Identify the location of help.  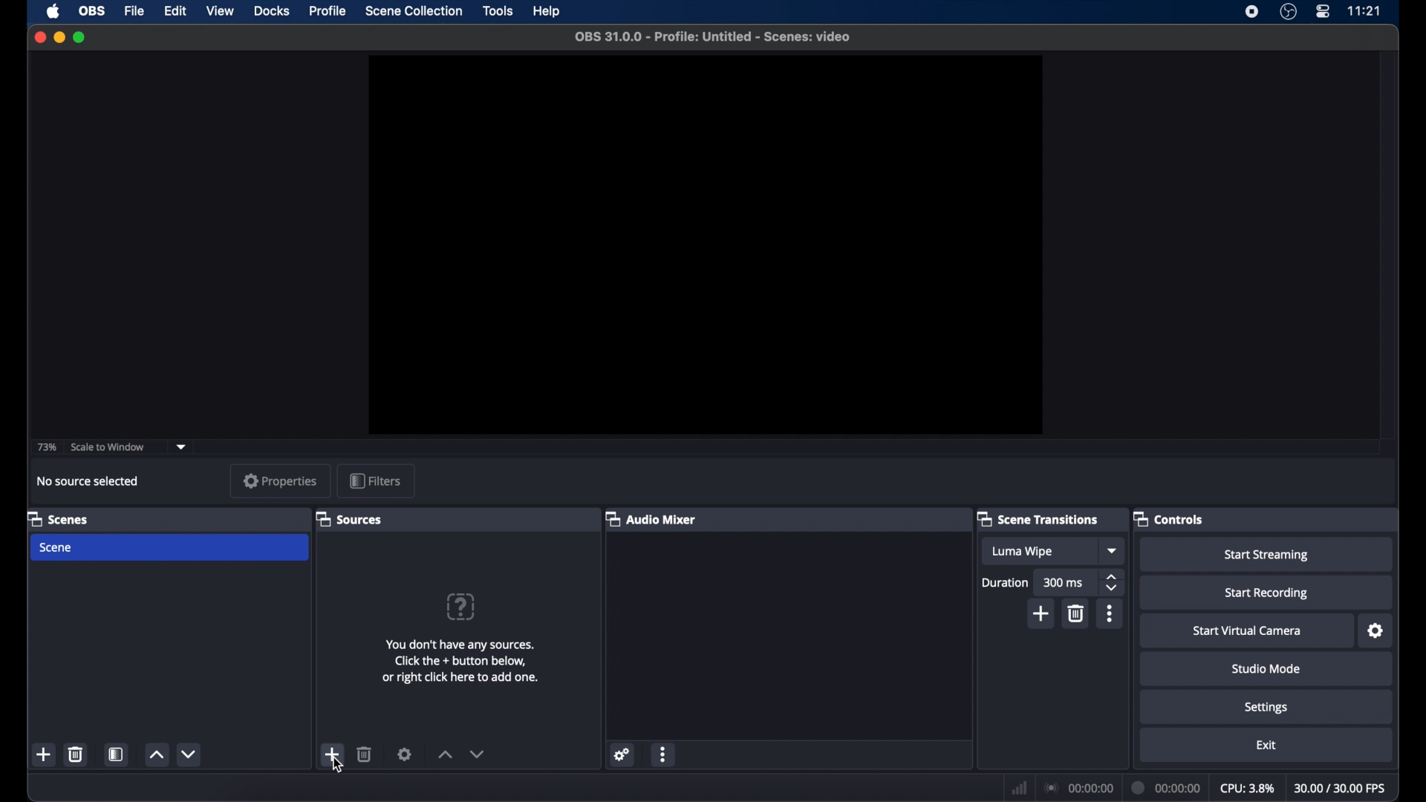
(548, 11).